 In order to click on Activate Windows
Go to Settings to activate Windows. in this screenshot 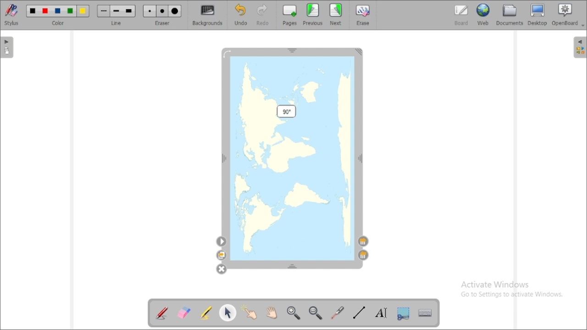, I will do `click(512, 289)`.